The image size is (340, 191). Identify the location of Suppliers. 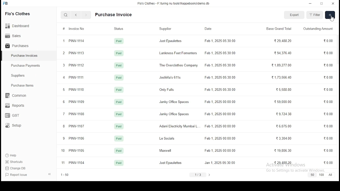
(19, 76).